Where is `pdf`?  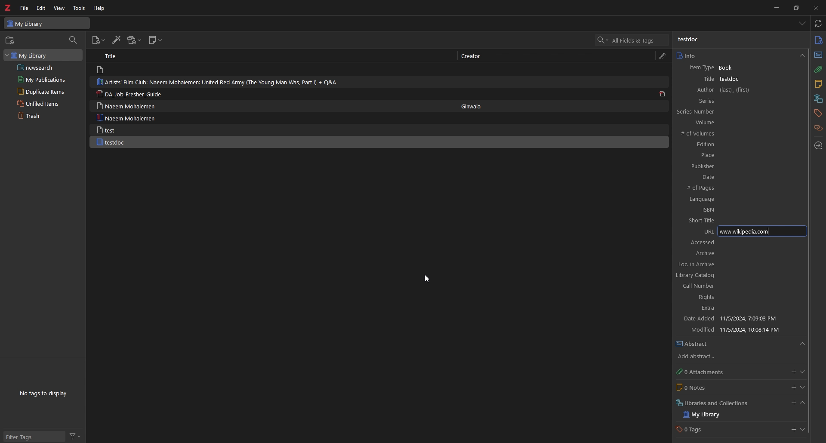
pdf is located at coordinates (663, 94).